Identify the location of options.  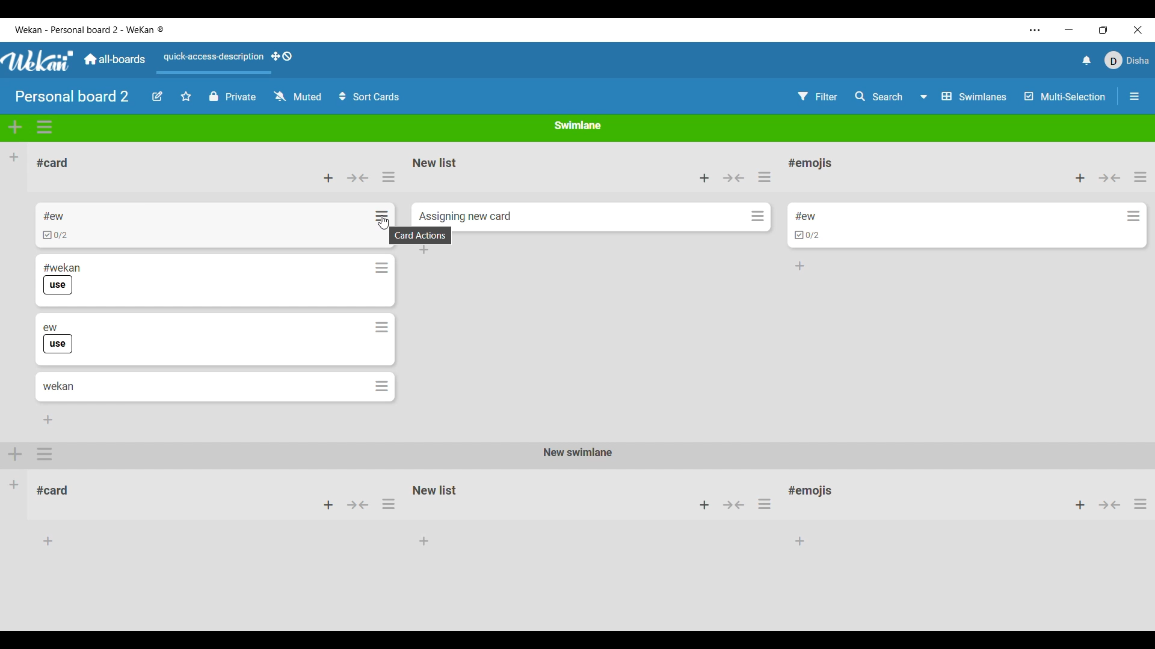
(46, 454).